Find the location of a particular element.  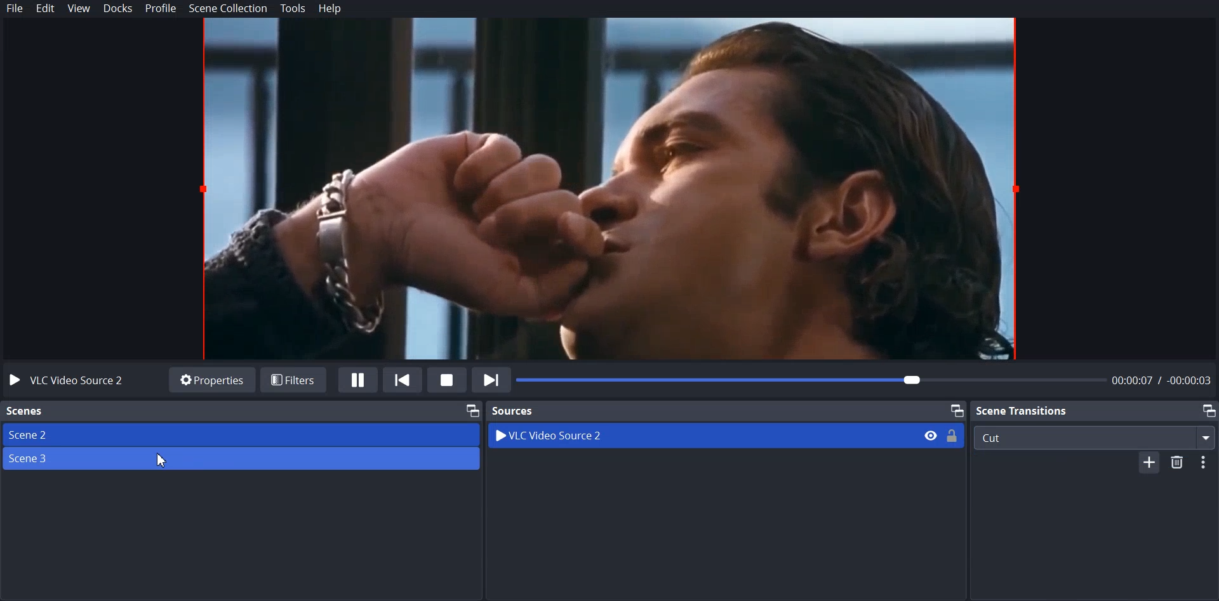

VLC Video Source is located at coordinates (678, 436).